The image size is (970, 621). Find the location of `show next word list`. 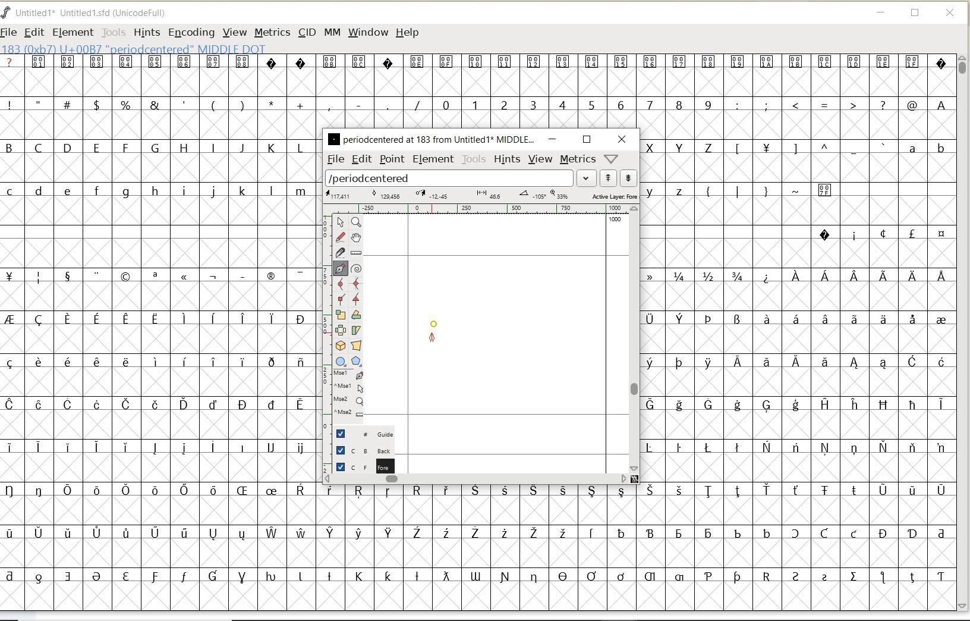

show next word list is located at coordinates (630, 178).